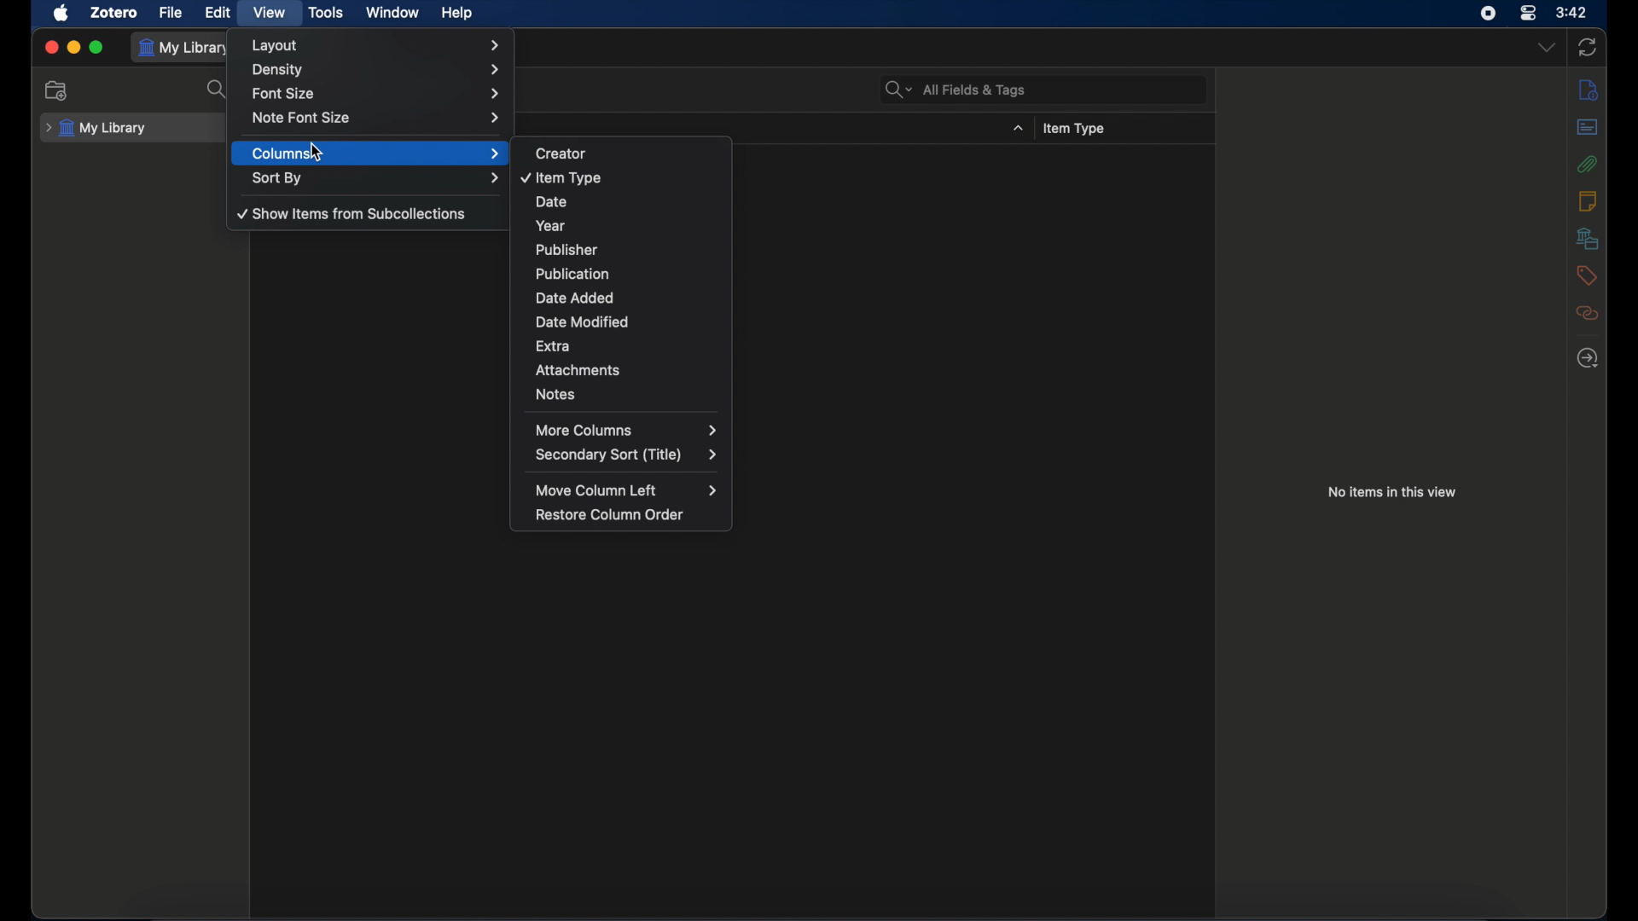 The image size is (1638, 921). I want to click on notes, so click(1588, 201).